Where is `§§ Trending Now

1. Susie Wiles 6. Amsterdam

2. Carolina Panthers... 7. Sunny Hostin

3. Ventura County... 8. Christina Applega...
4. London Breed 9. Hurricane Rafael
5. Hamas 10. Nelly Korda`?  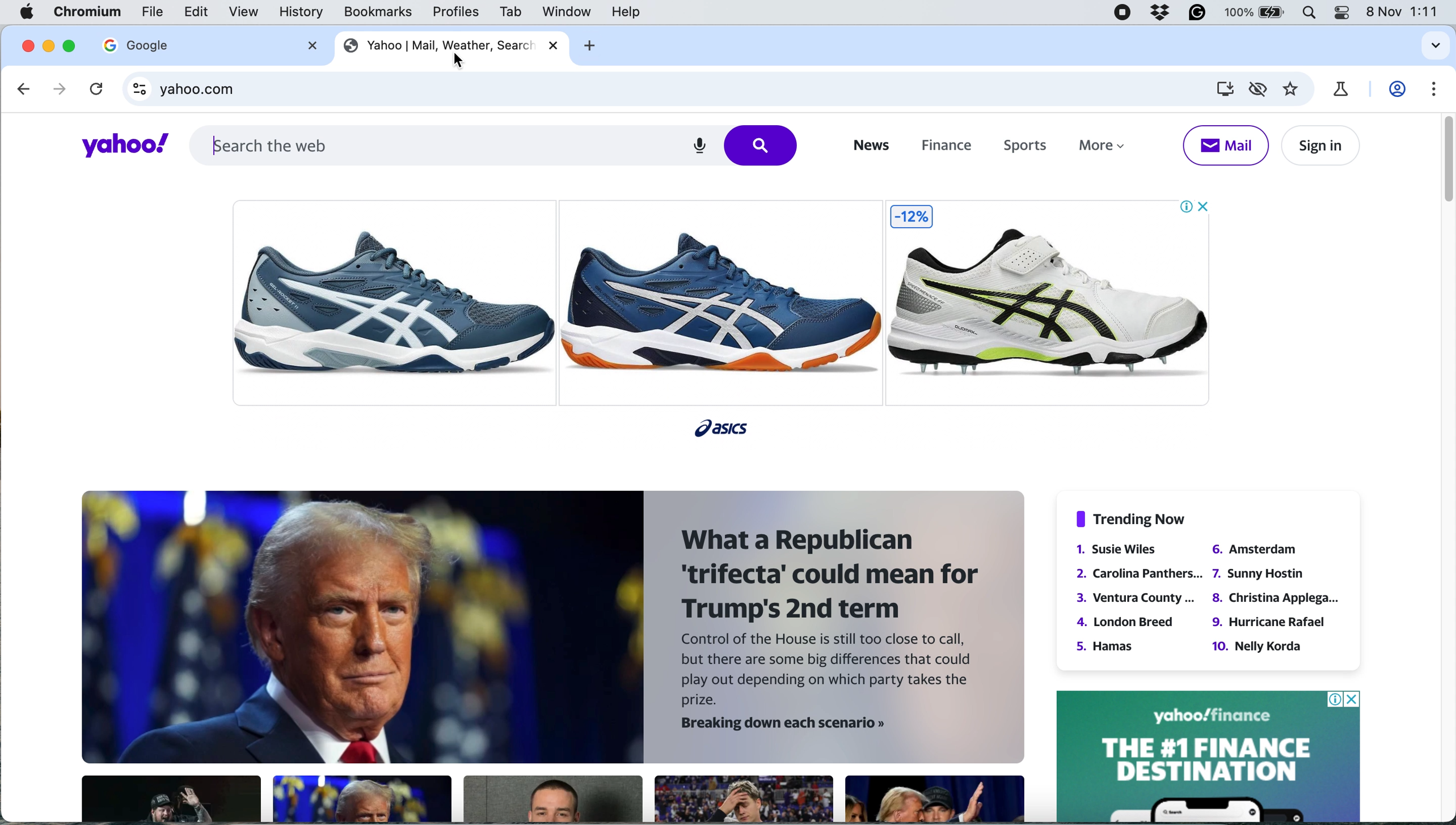
§§ Trending Now

1. Susie Wiles 6. Amsterdam

2. Carolina Panthers... 7. Sunny Hostin

3. Ventura County... 8. Christina Applega...
4. London Breed 9. Hurricane Rafael
5. Hamas 10. Nelly Korda is located at coordinates (1198, 585).